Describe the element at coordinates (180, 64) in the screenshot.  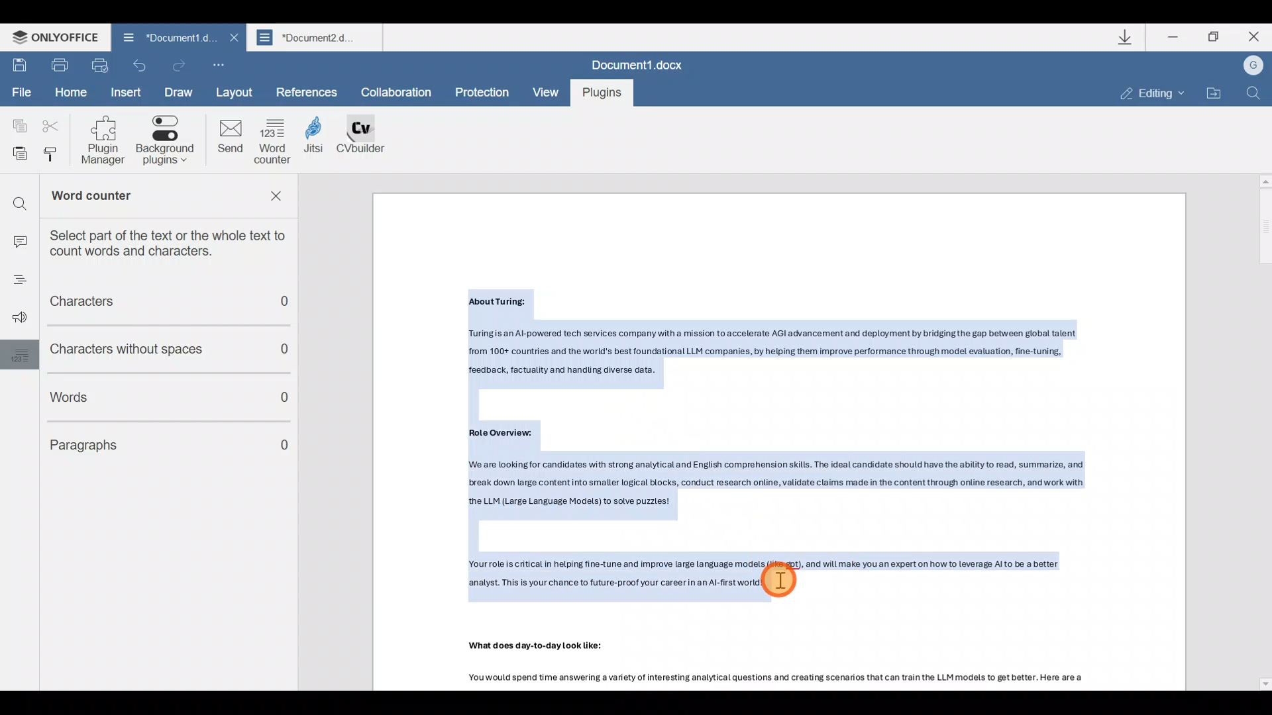
I see `Redo` at that location.